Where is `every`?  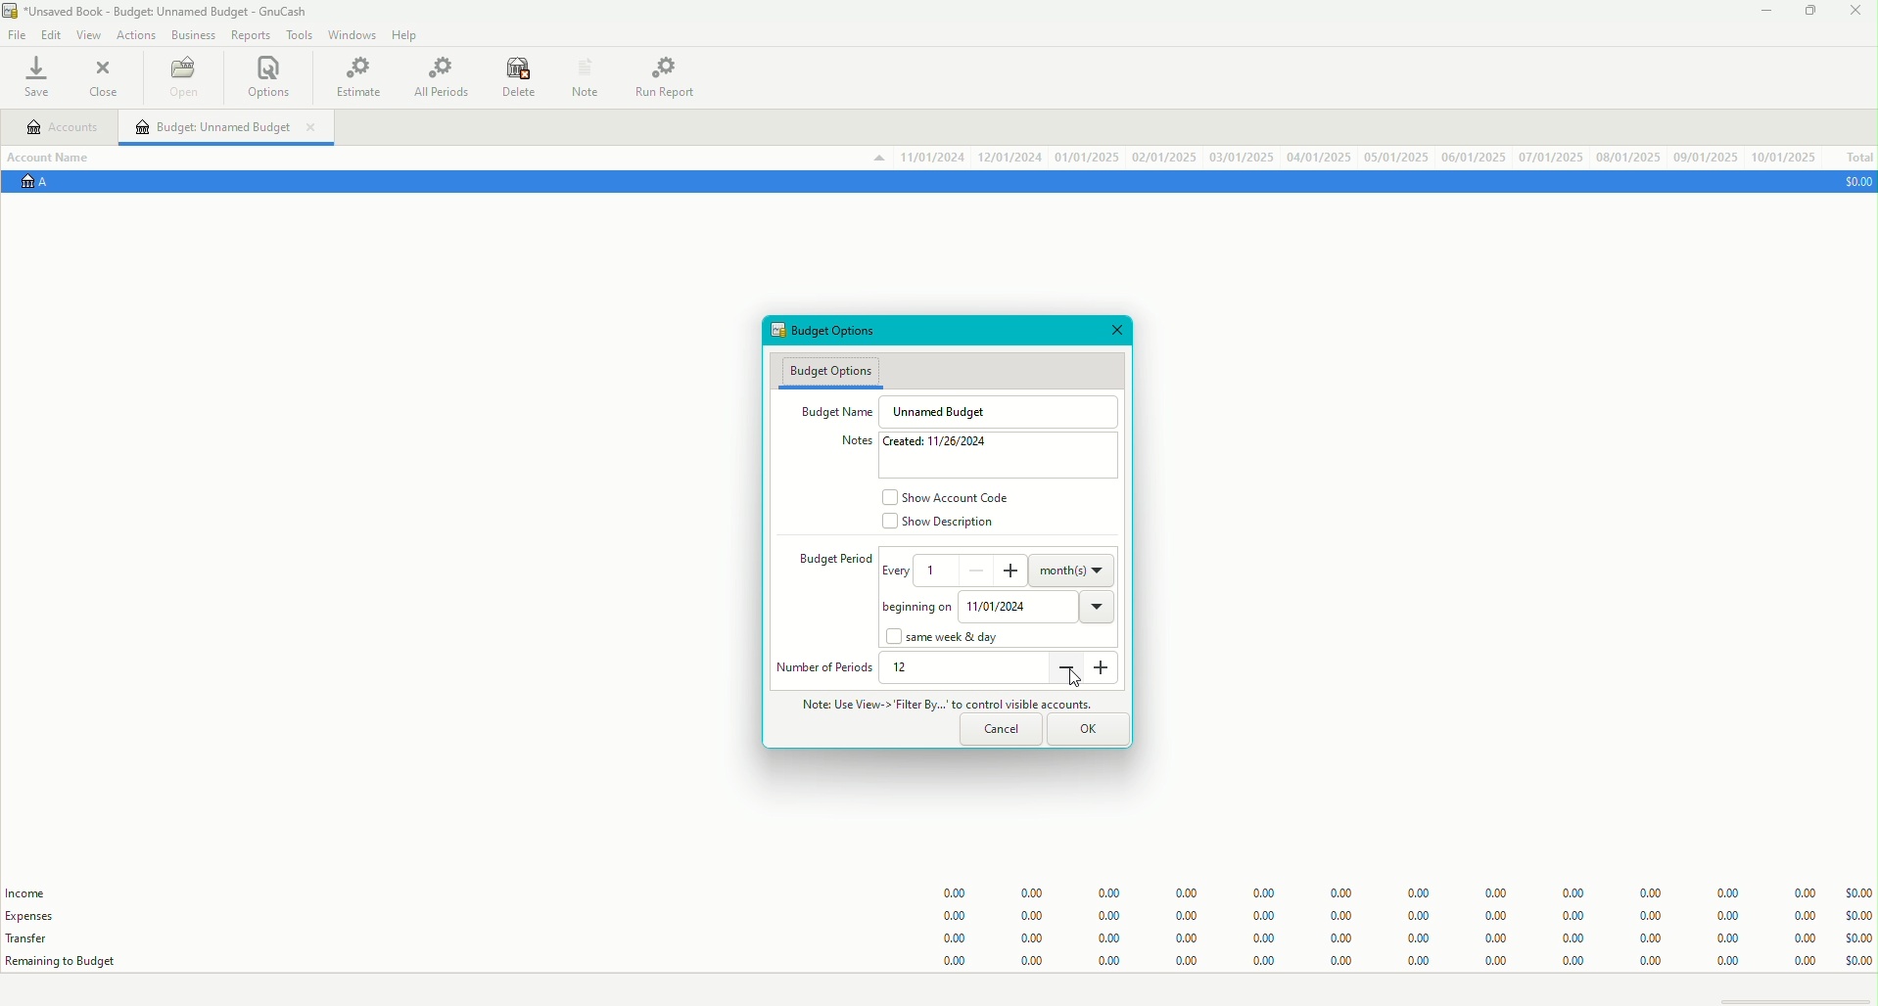
every is located at coordinates (898, 576).